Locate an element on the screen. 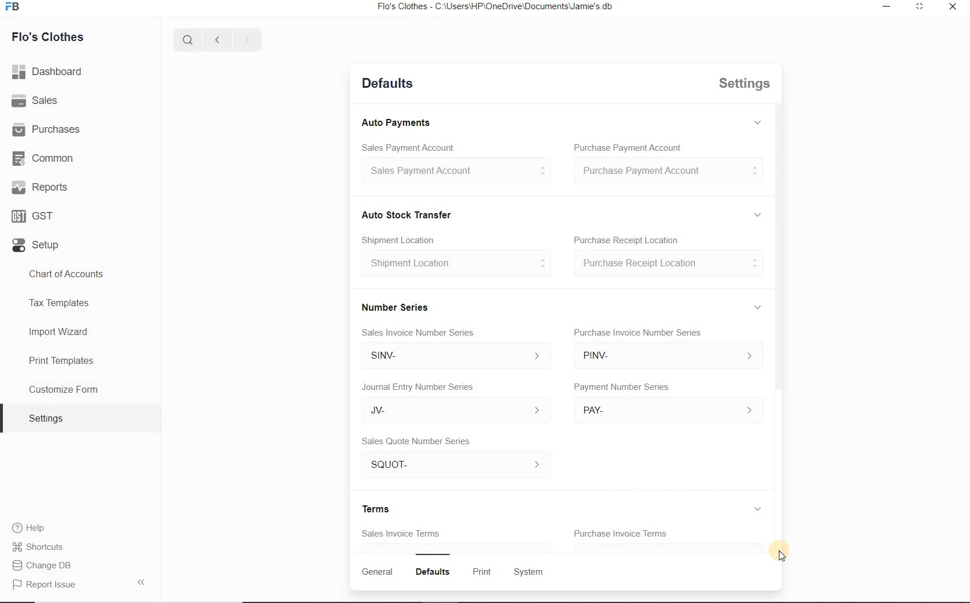 Image resolution: width=970 pixels, height=603 pixels. Sales is located at coordinates (35, 100).